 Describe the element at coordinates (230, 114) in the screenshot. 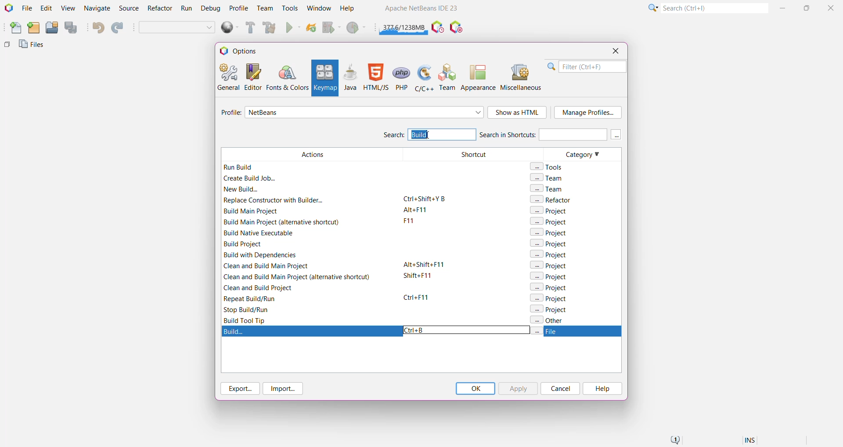

I see `Profile` at that location.